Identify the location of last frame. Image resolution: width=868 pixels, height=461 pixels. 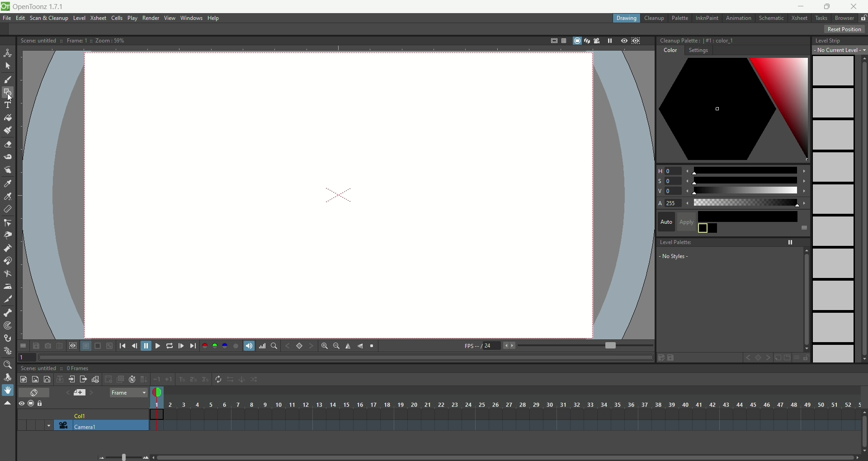
(194, 346).